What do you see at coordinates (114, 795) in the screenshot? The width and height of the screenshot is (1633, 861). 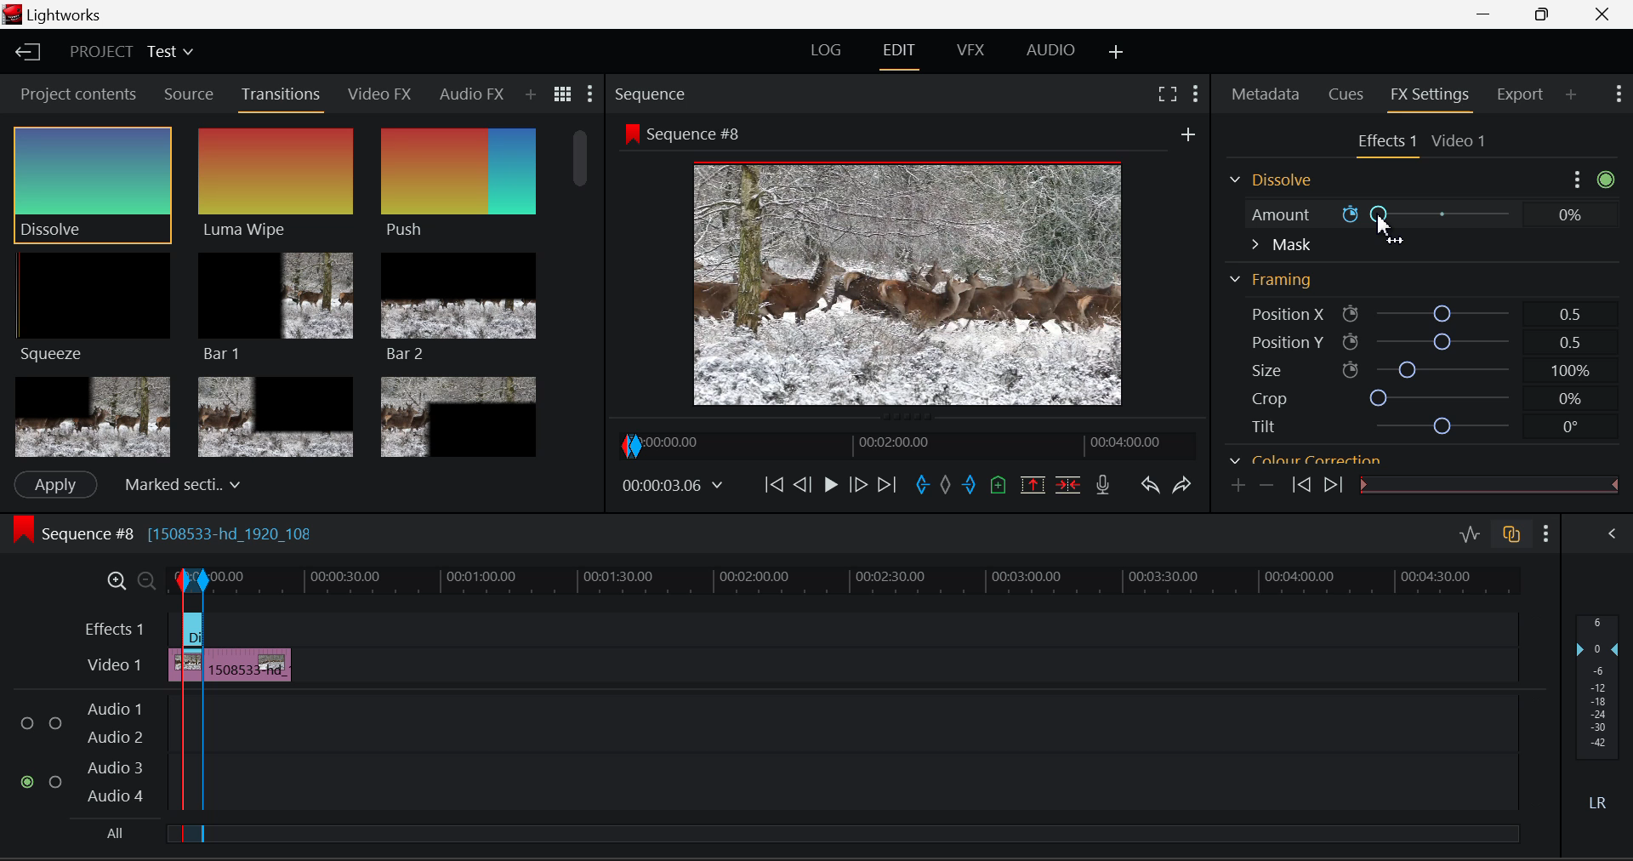 I see `Audio 4` at bounding box center [114, 795].